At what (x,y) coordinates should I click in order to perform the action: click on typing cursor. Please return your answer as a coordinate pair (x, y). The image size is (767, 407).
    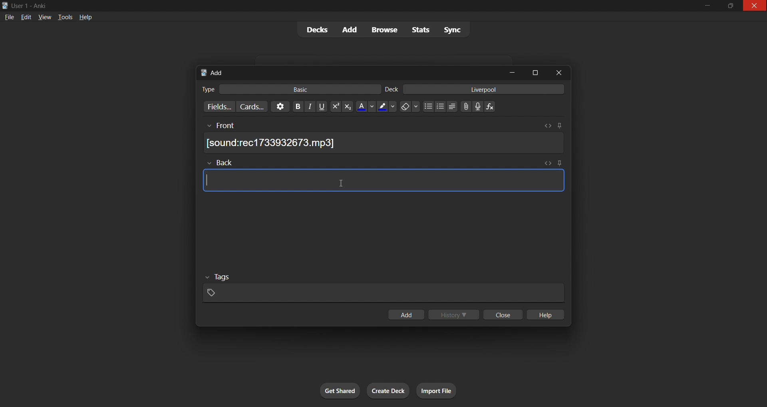
    Looking at the image, I should click on (205, 180).